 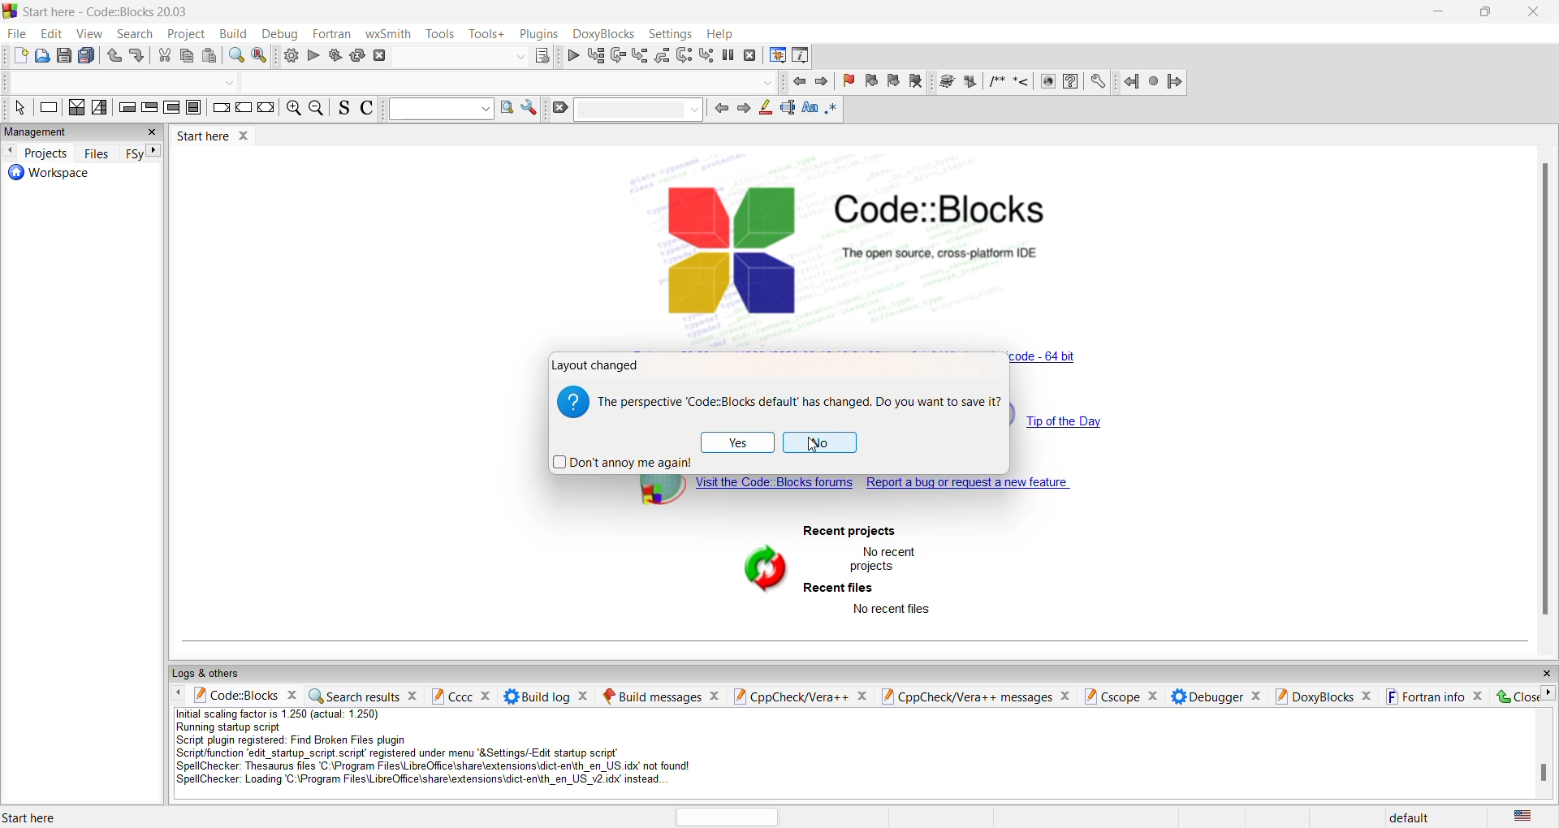 What do you see at coordinates (542, 56) in the screenshot?
I see `show the select target dialog` at bounding box center [542, 56].